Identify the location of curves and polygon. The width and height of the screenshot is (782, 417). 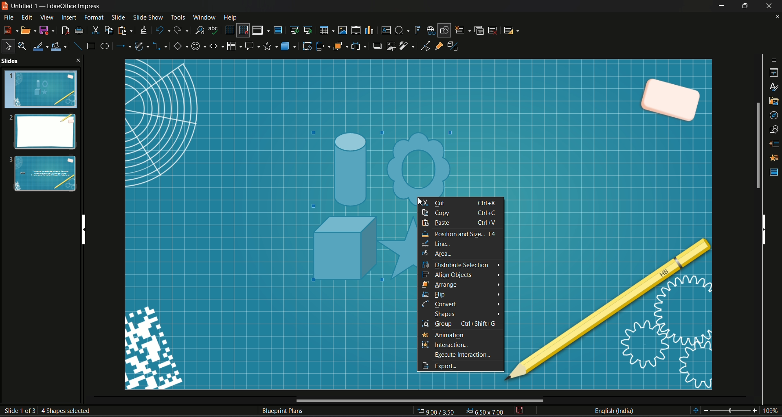
(143, 46).